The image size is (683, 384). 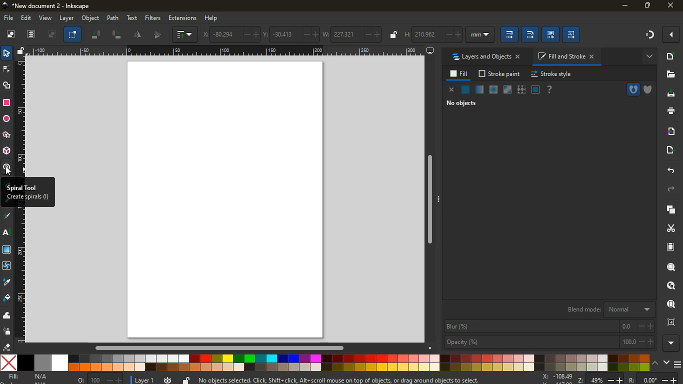 I want to click on wave, so click(x=7, y=315).